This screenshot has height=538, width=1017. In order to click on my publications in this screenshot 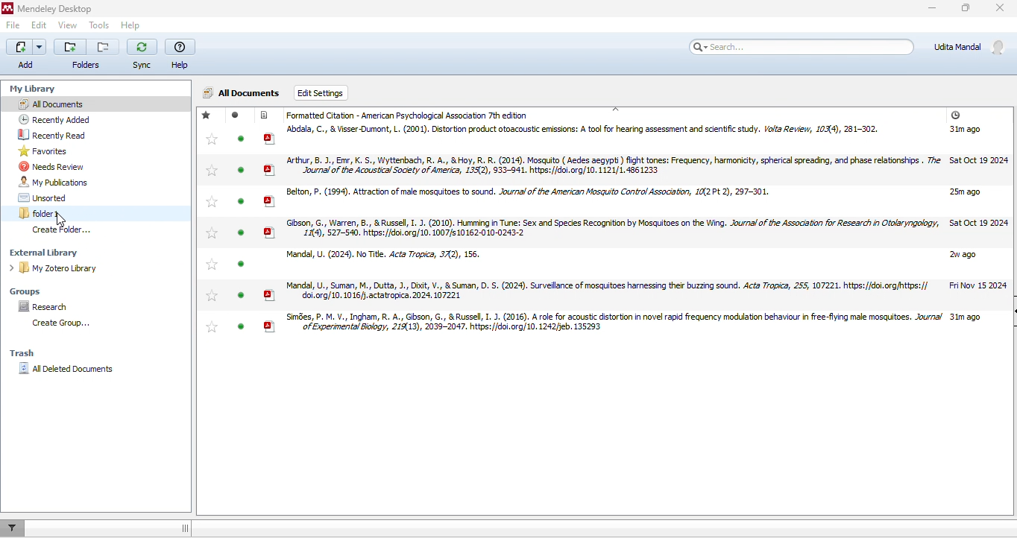, I will do `click(66, 182)`.